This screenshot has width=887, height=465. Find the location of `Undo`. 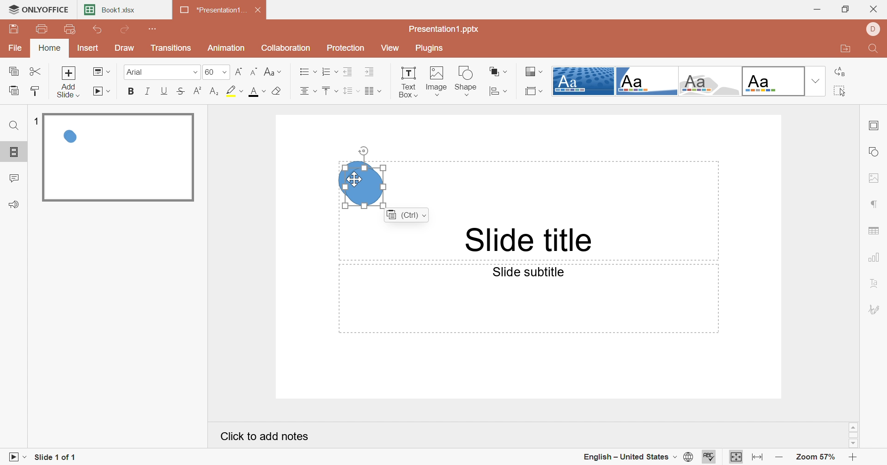

Undo is located at coordinates (99, 30).